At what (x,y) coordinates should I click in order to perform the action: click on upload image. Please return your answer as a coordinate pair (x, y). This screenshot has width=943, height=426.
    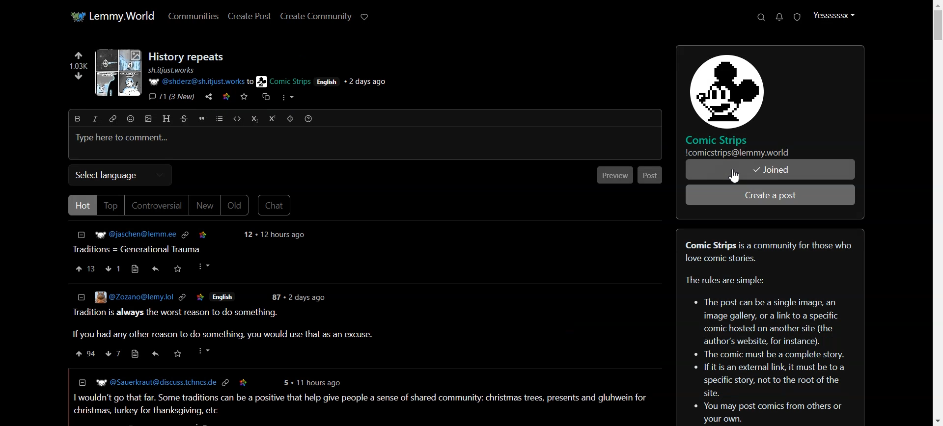
    Looking at the image, I should click on (148, 119).